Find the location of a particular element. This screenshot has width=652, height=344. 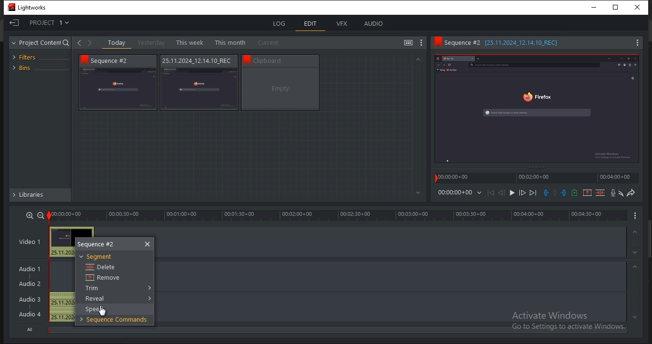

Preview thumbnail is located at coordinates (62, 237).